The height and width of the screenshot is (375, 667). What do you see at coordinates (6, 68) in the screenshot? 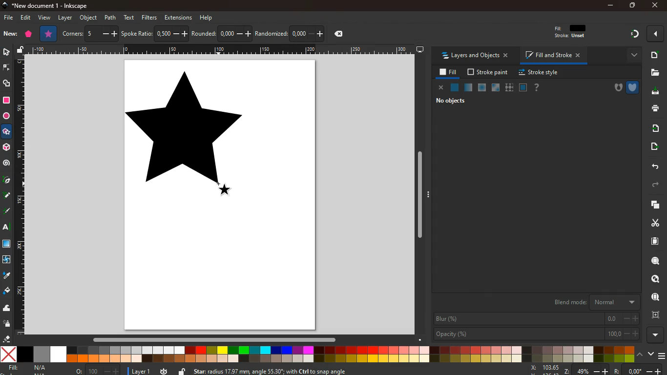
I see `edge` at bounding box center [6, 68].